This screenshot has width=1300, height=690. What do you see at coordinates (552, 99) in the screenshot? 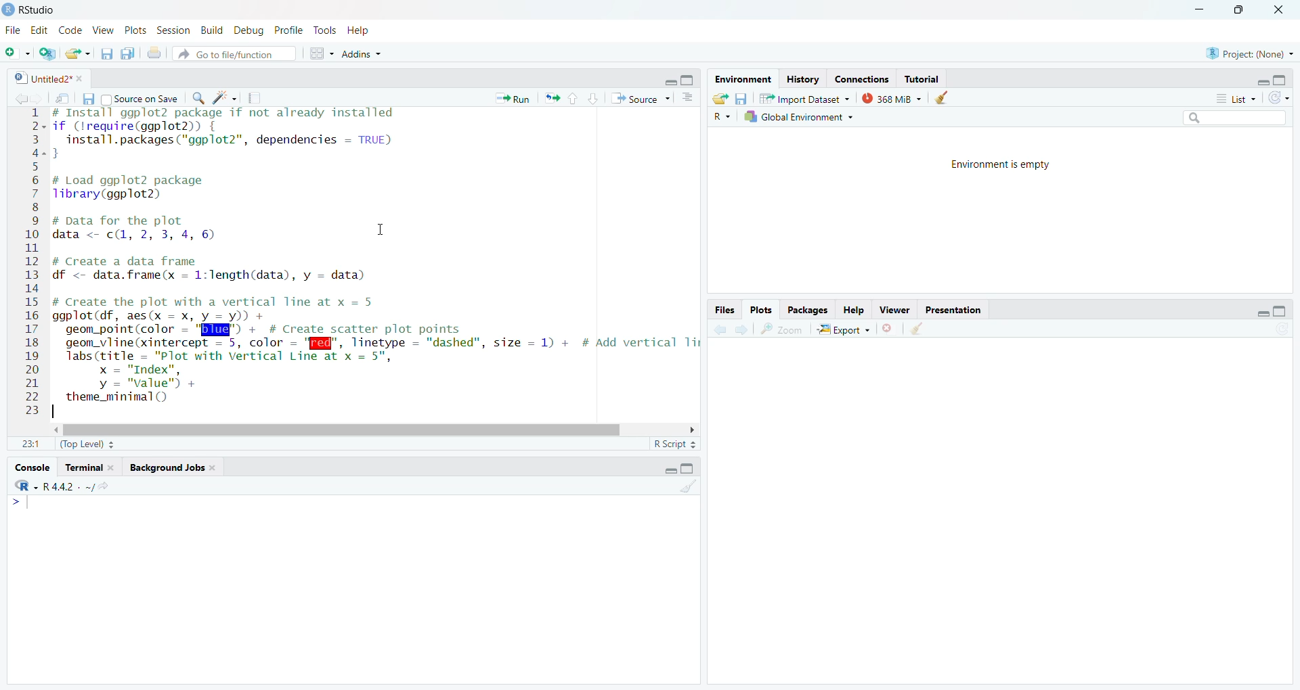
I see `export` at bounding box center [552, 99].